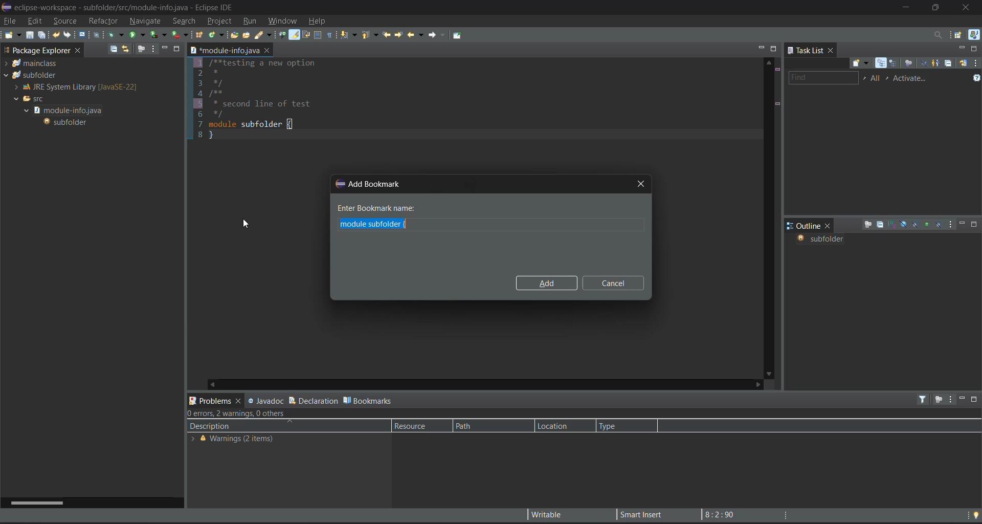 This screenshot has height=524, width=982. What do you see at coordinates (116, 35) in the screenshot?
I see `debug` at bounding box center [116, 35].